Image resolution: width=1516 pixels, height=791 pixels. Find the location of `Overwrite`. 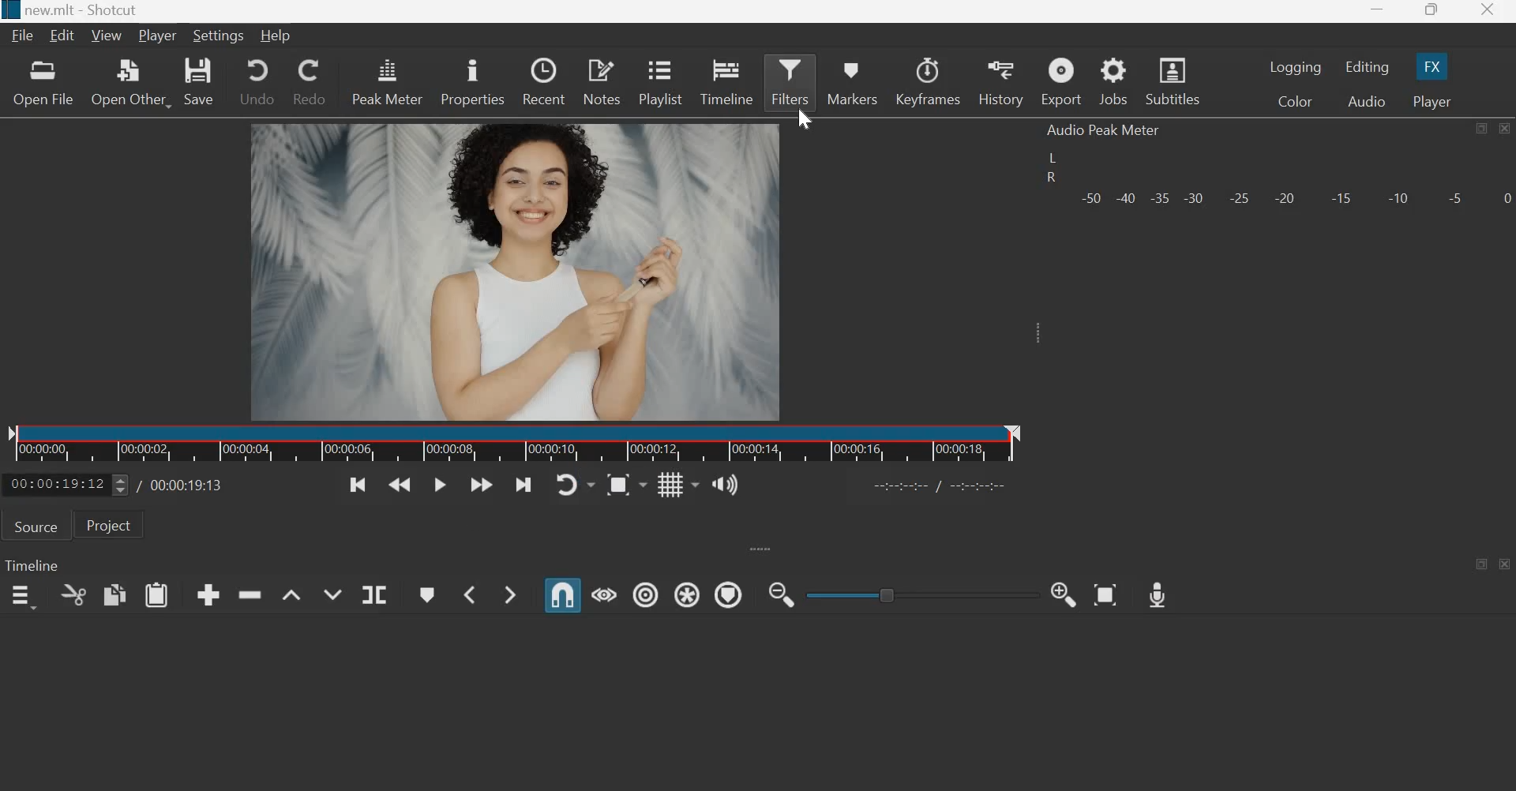

Overwrite is located at coordinates (330, 592).